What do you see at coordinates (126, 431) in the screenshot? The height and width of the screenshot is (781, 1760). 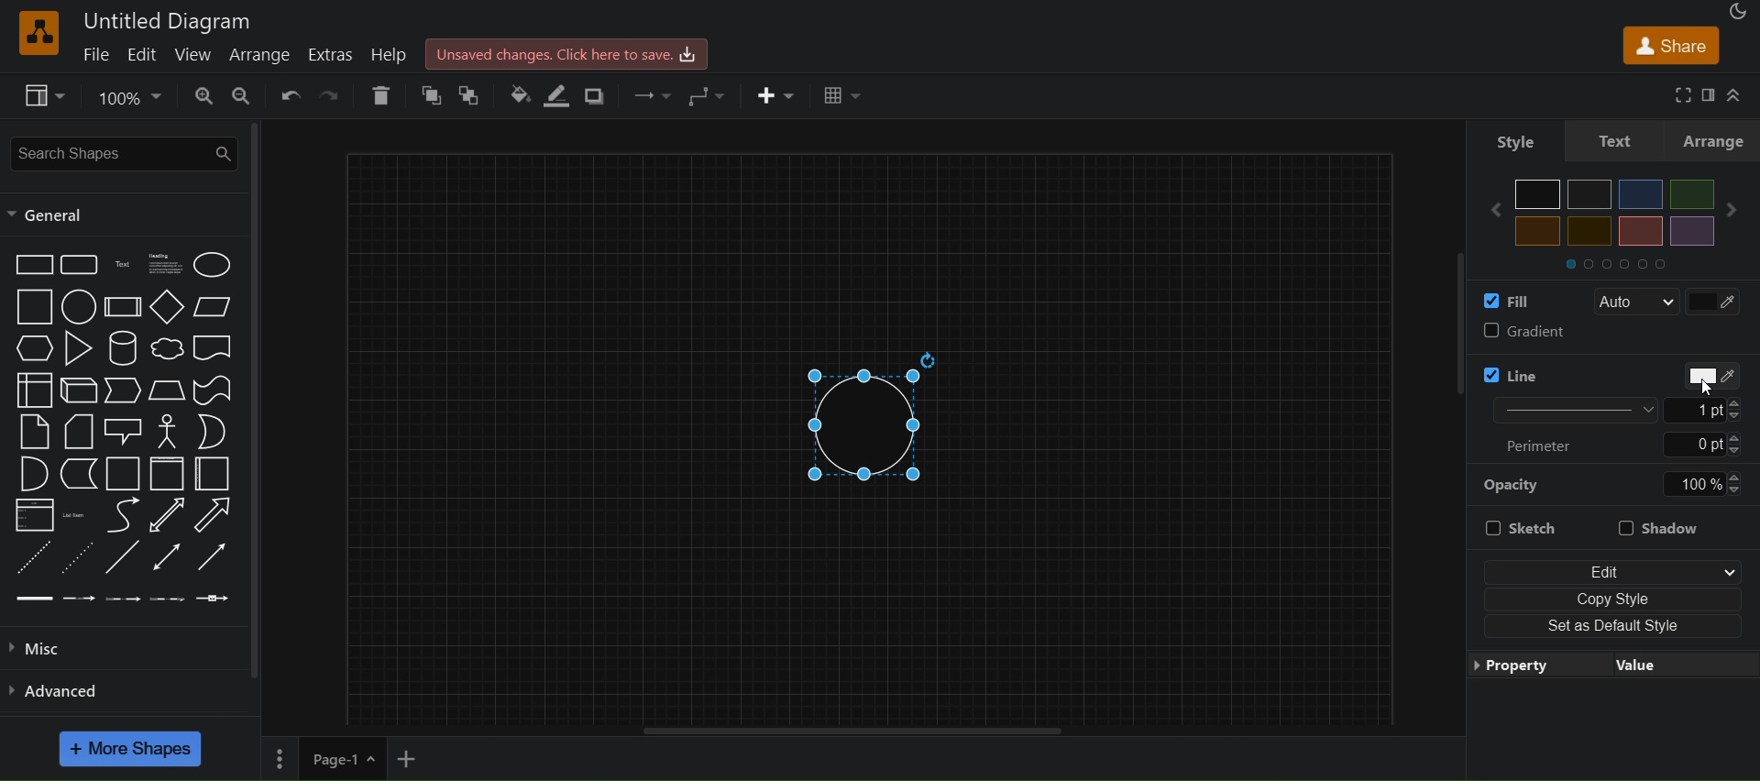 I see `callout` at bounding box center [126, 431].